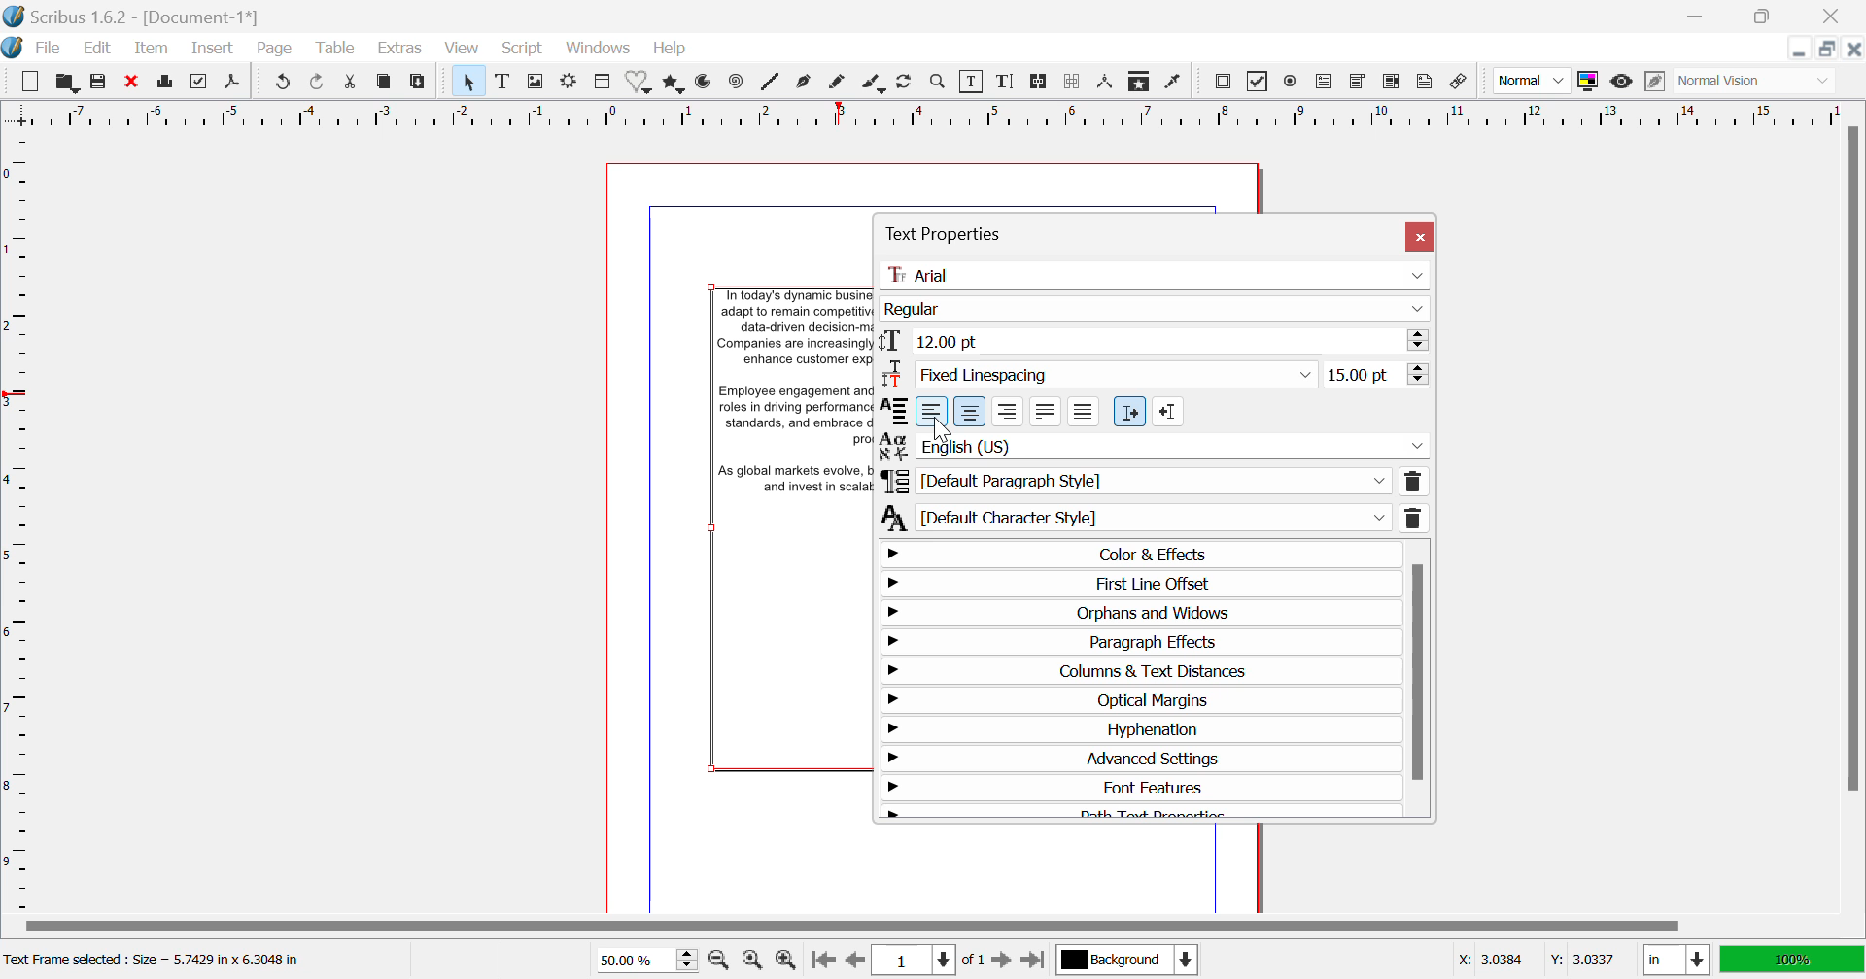 This screenshot has height=979, width=1866. I want to click on Right Align, so click(1008, 412).